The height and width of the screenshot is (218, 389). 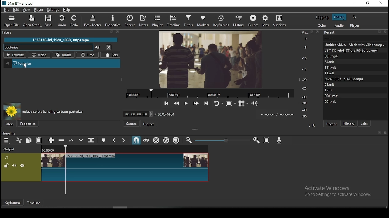 I want to click on ripple all tracks, so click(x=165, y=140).